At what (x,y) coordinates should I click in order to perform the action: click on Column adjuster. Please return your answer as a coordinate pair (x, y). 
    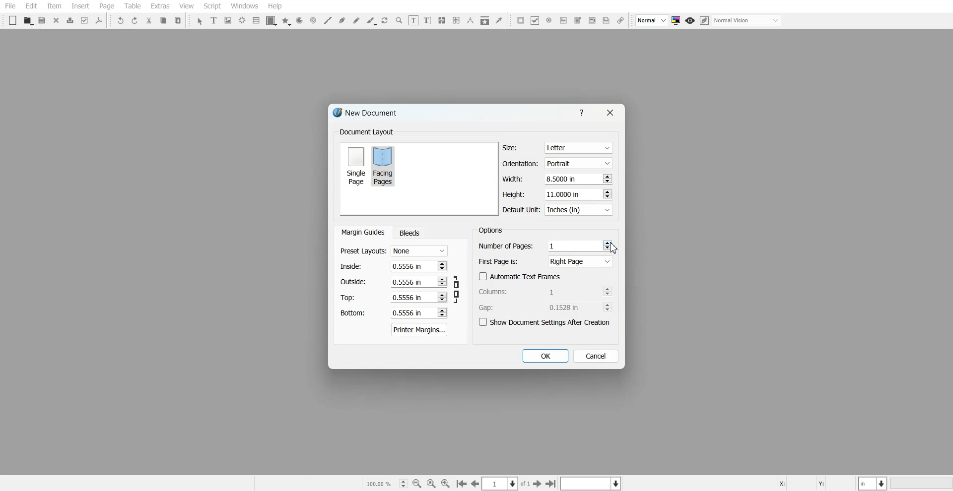
    Looking at the image, I should click on (546, 291).